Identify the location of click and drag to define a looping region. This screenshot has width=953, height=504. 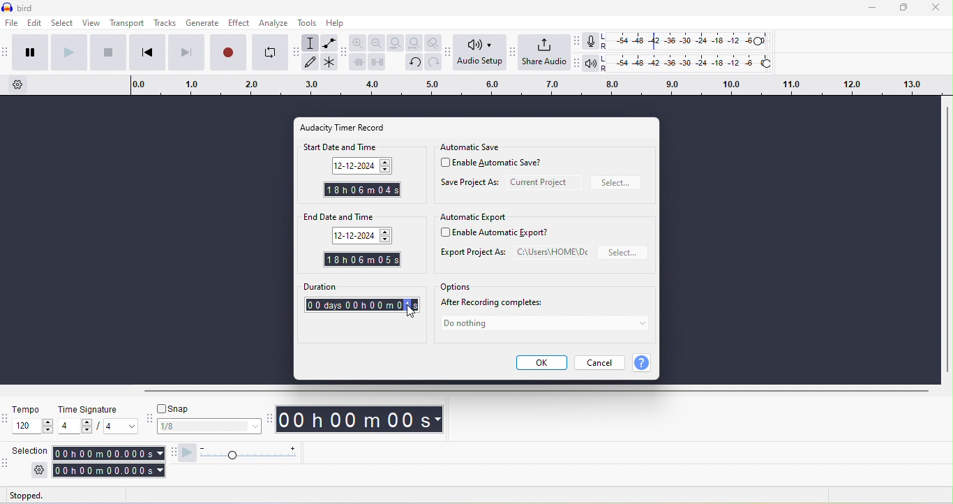
(530, 87).